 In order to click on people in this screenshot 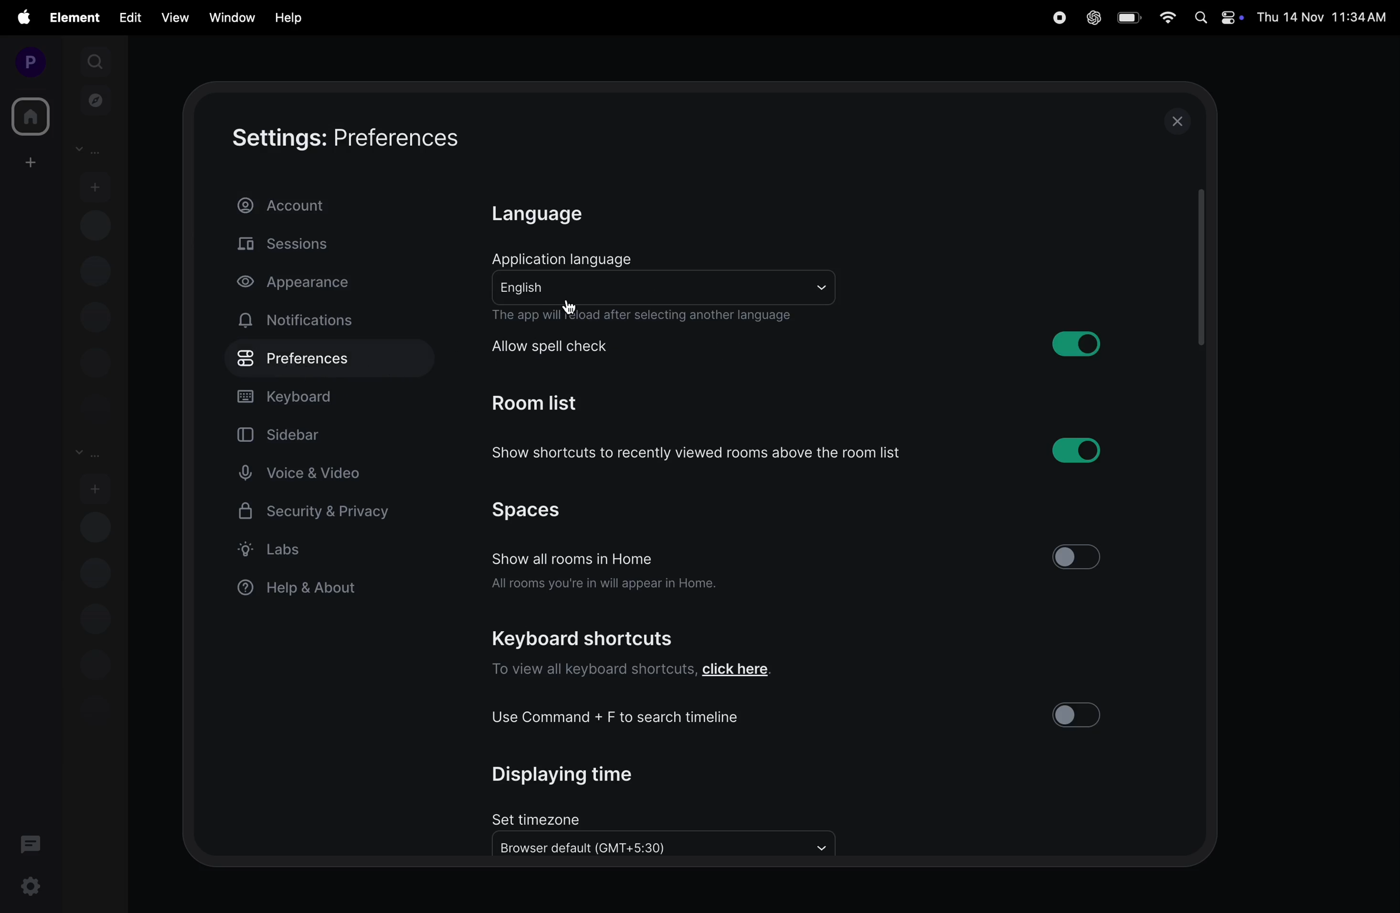, I will do `click(88, 151)`.